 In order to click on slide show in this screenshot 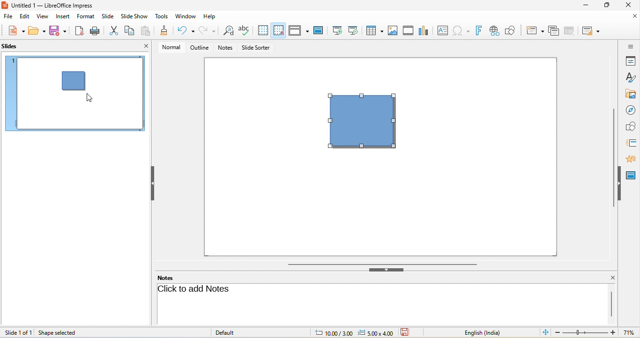, I will do `click(134, 16)`.